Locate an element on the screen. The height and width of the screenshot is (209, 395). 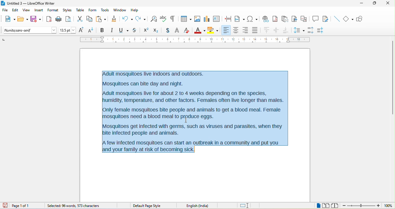
book view is located at coordinates (335, 205).